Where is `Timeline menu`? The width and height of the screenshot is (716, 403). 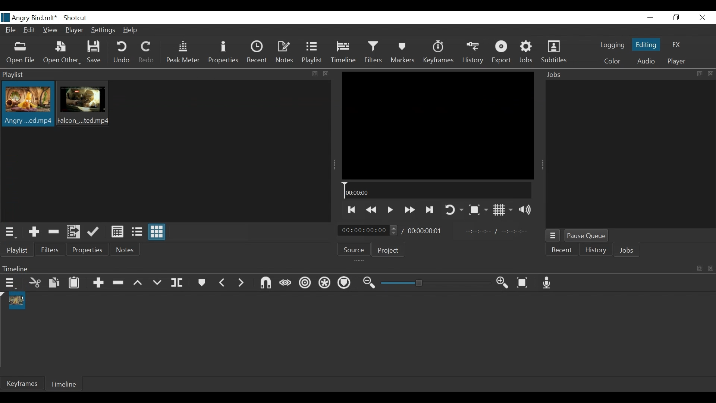
Timeline menu is located at coordinates (356, 268).